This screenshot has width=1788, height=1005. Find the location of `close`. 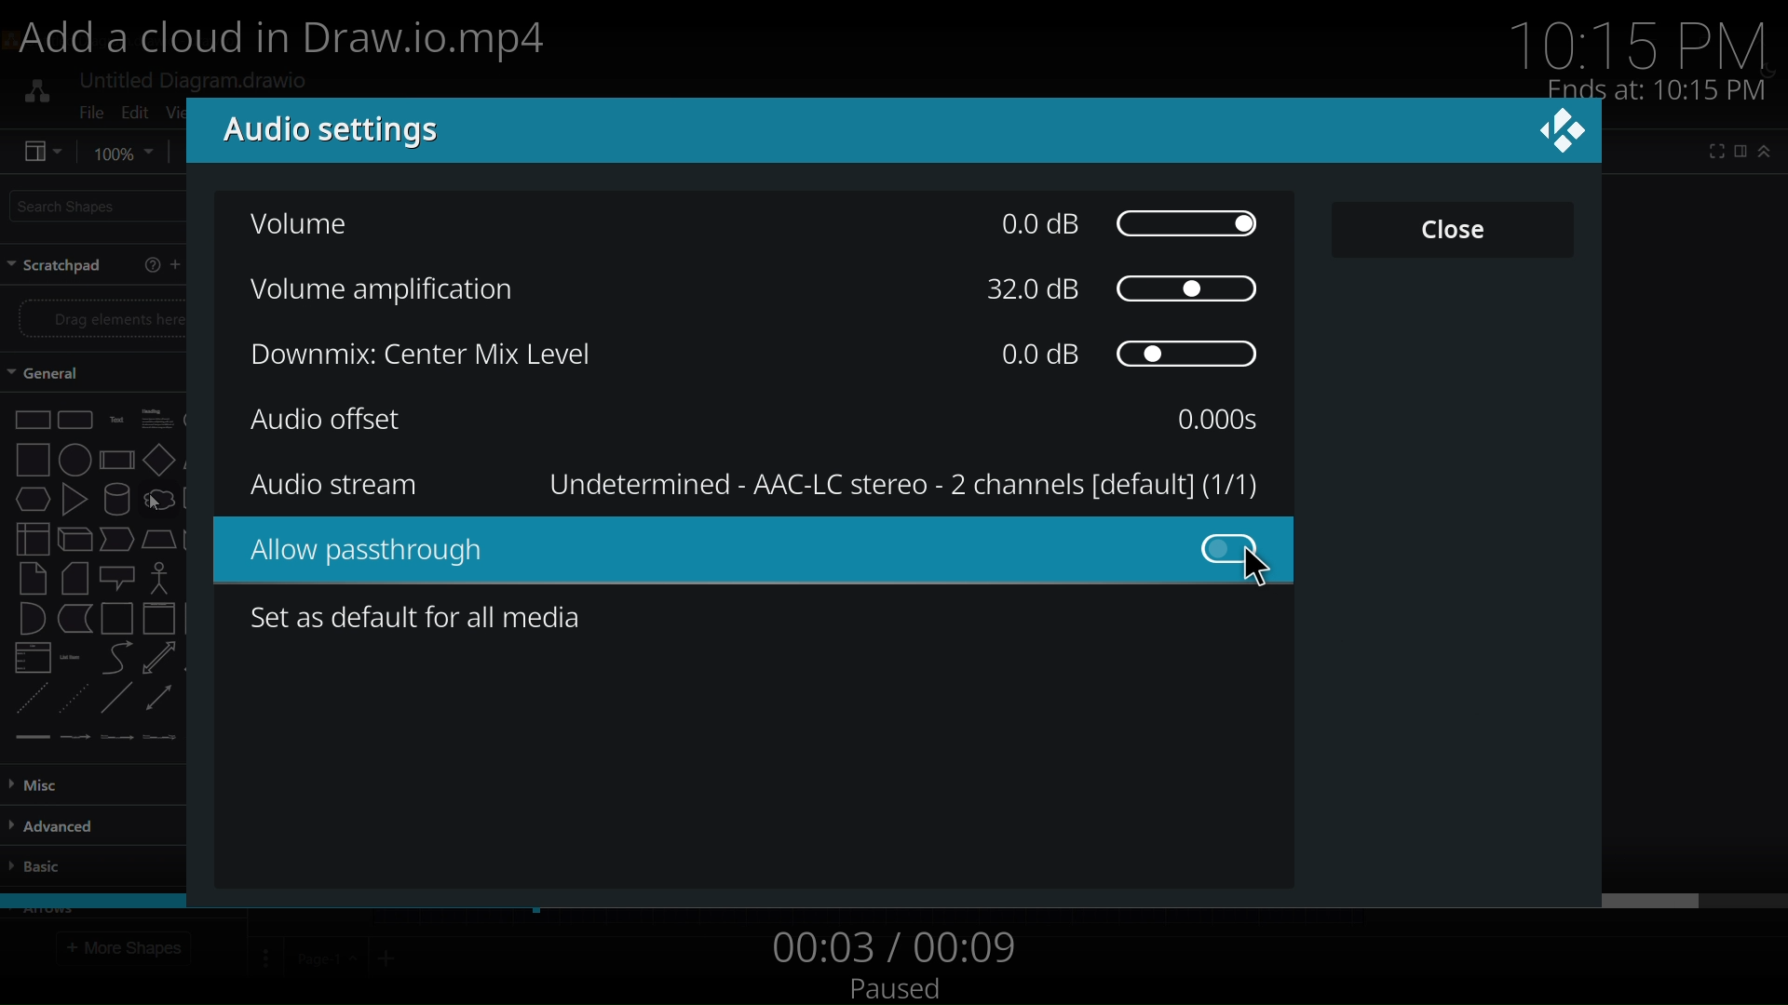

close is located at coordinates (1447, 236).